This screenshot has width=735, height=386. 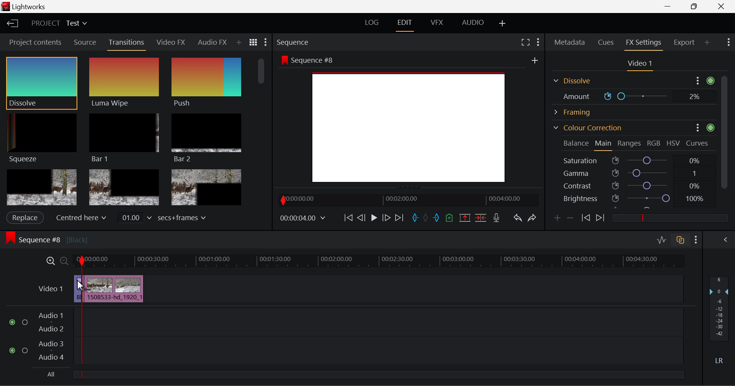 I want to click on To End, so click(x=399, y=218).